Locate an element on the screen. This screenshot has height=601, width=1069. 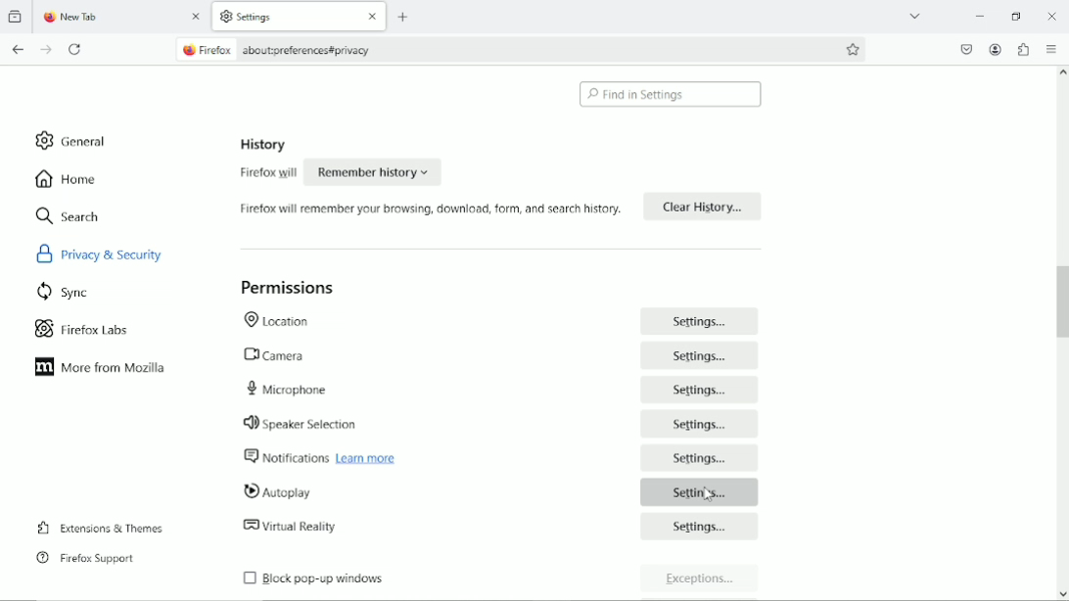
about:oreferences#privacy is located at coordinates (316, 50).